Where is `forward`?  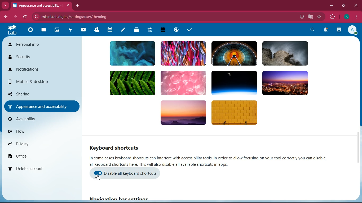 forward is located at coordinates (15, 16).